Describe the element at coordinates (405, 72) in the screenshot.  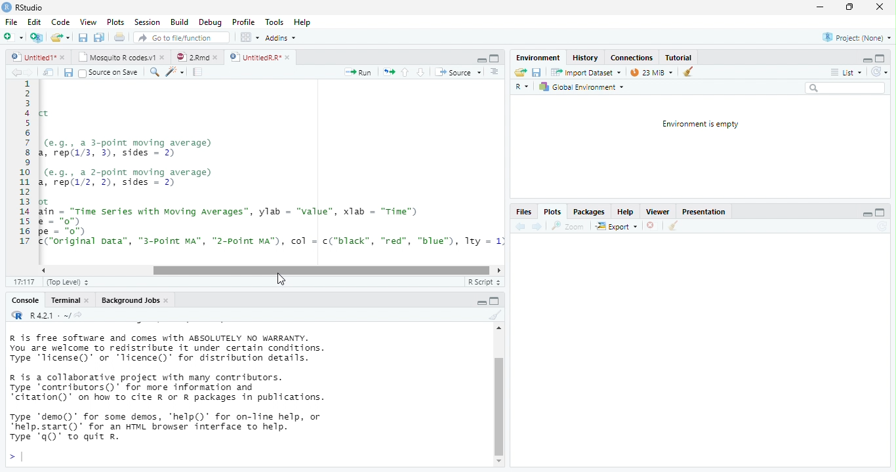
I see `up` at that location.